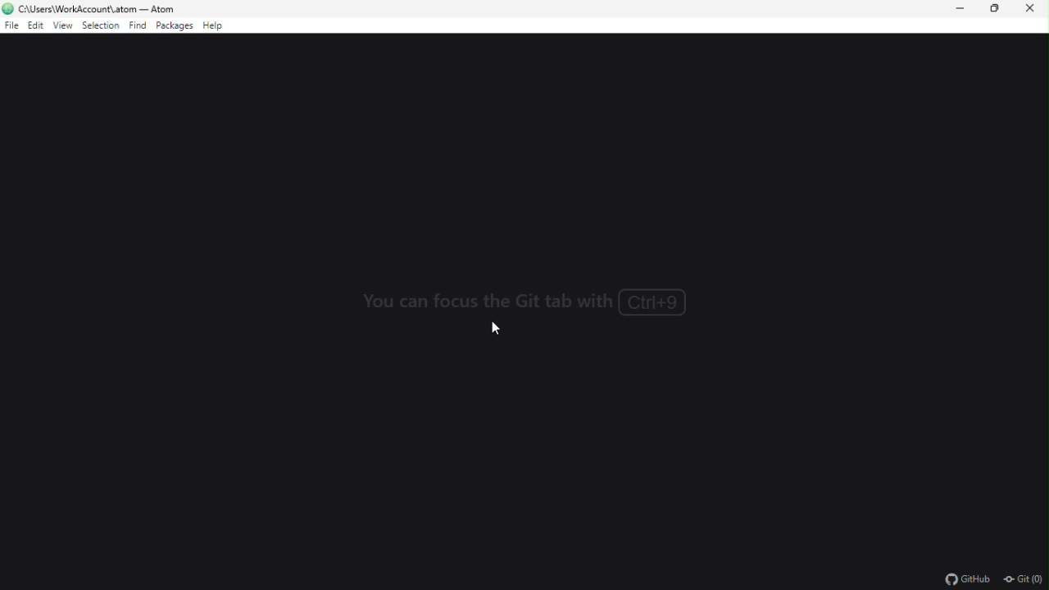 This screenshot has height=590, width=1049. I want to click on selection, so click(101, 27).